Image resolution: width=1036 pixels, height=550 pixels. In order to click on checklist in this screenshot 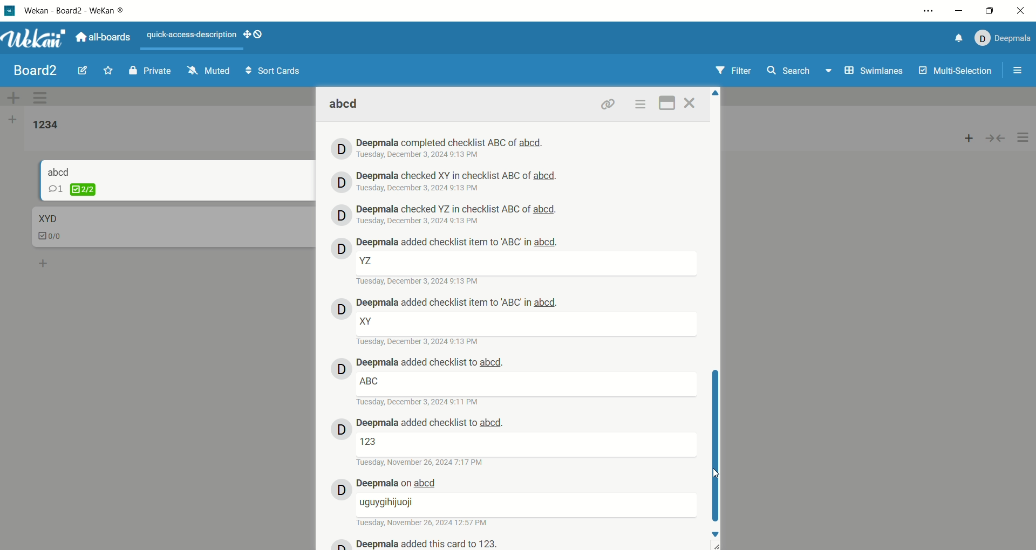, I will do `click(51, 237)`.